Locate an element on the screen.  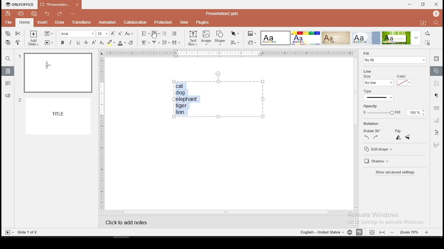
slide settings is located at coordinates (436, 59).